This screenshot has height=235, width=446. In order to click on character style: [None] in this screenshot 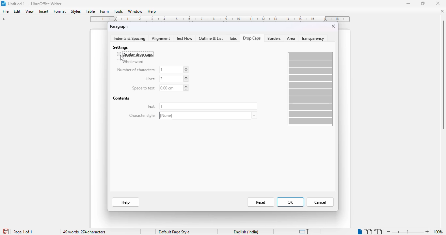, I will do `click(193, 115)`.